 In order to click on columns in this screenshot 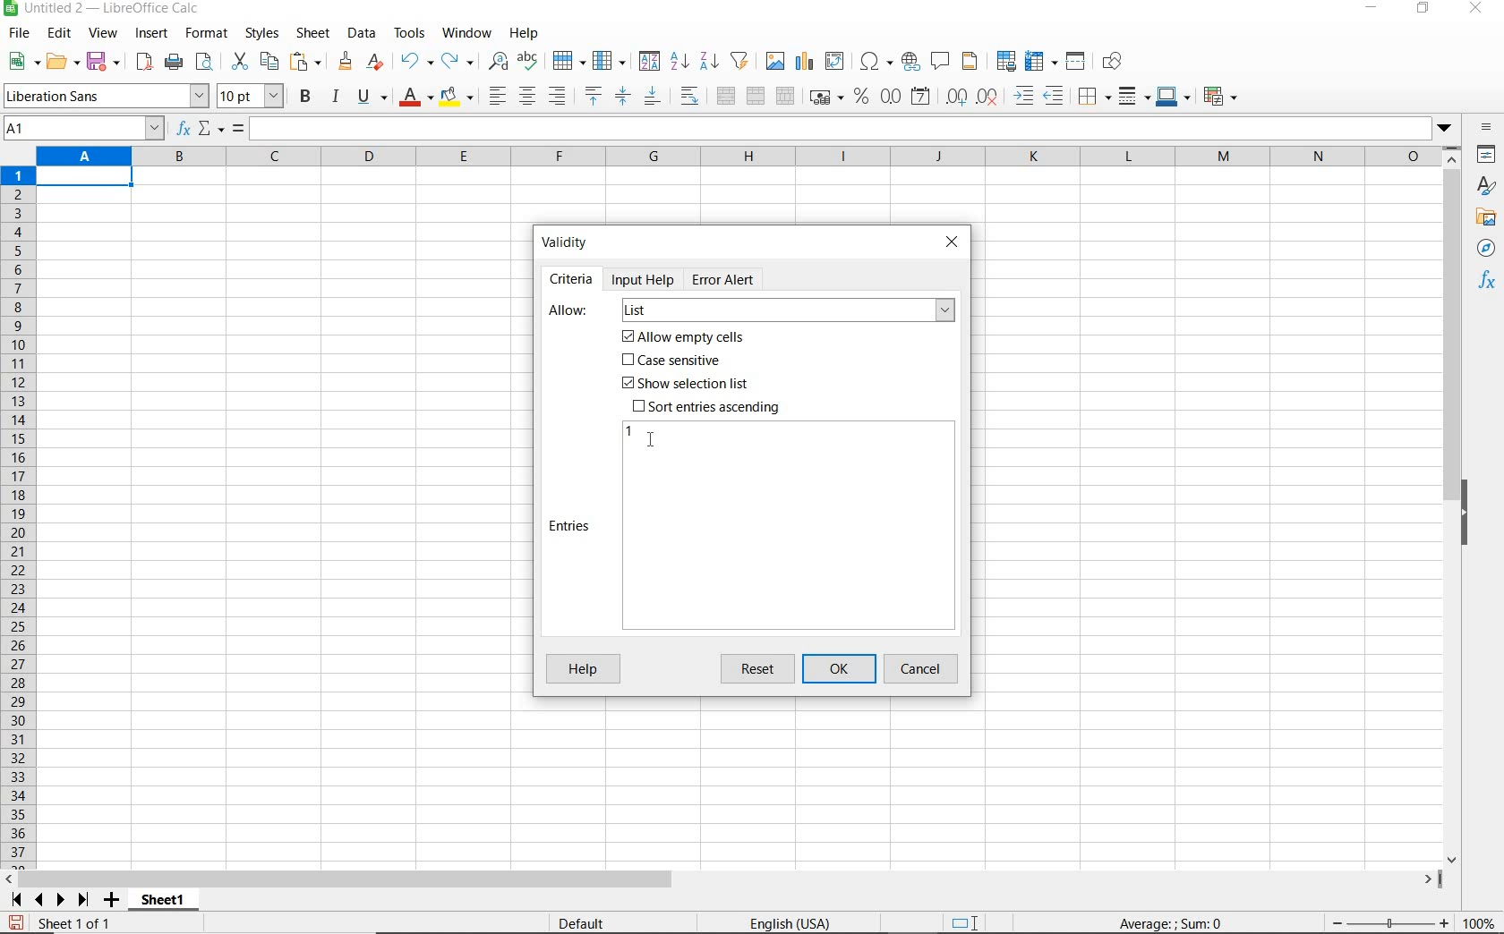, I will do `click(737, 157)`.